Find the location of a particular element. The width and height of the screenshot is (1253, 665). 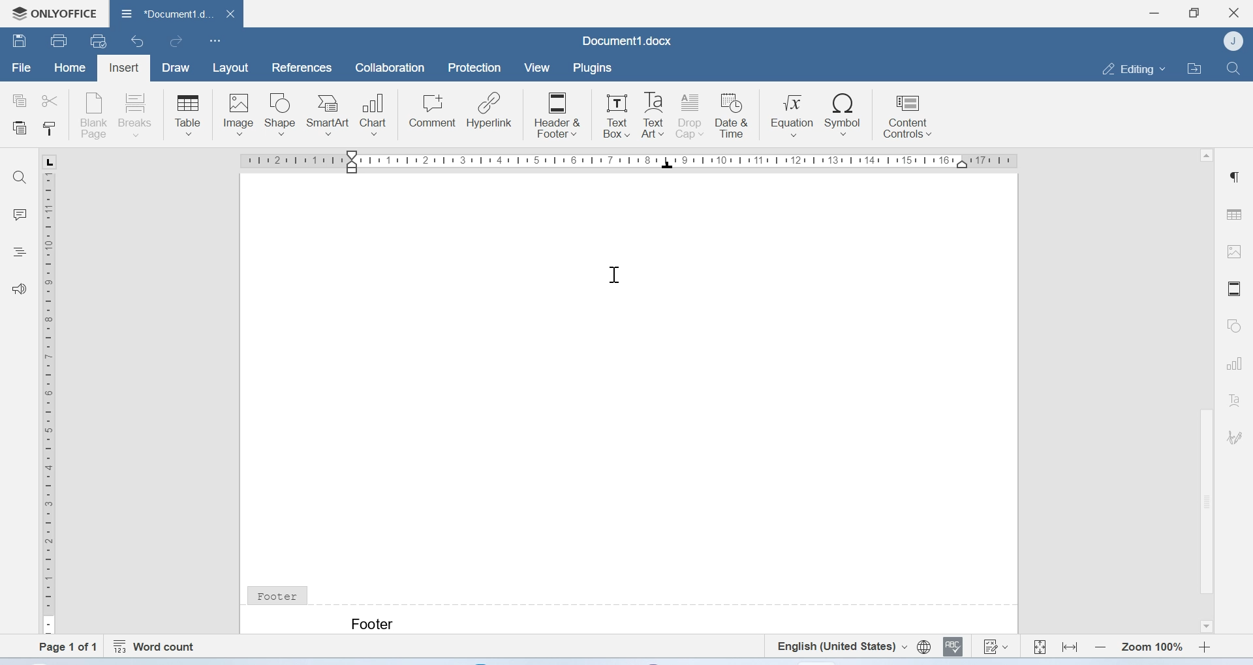

Paragraph settings is located at coordinates (1236, 177).